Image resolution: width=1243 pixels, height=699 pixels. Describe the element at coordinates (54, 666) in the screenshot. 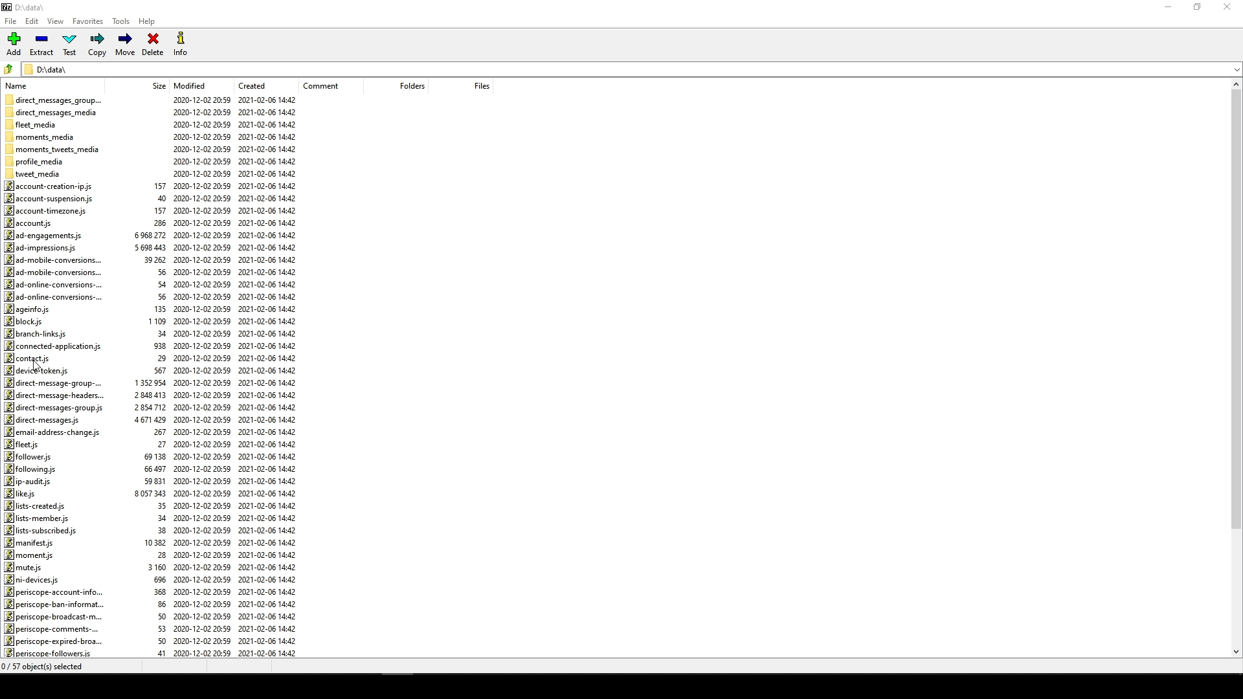

I see `0/57 objects selected` at that location.